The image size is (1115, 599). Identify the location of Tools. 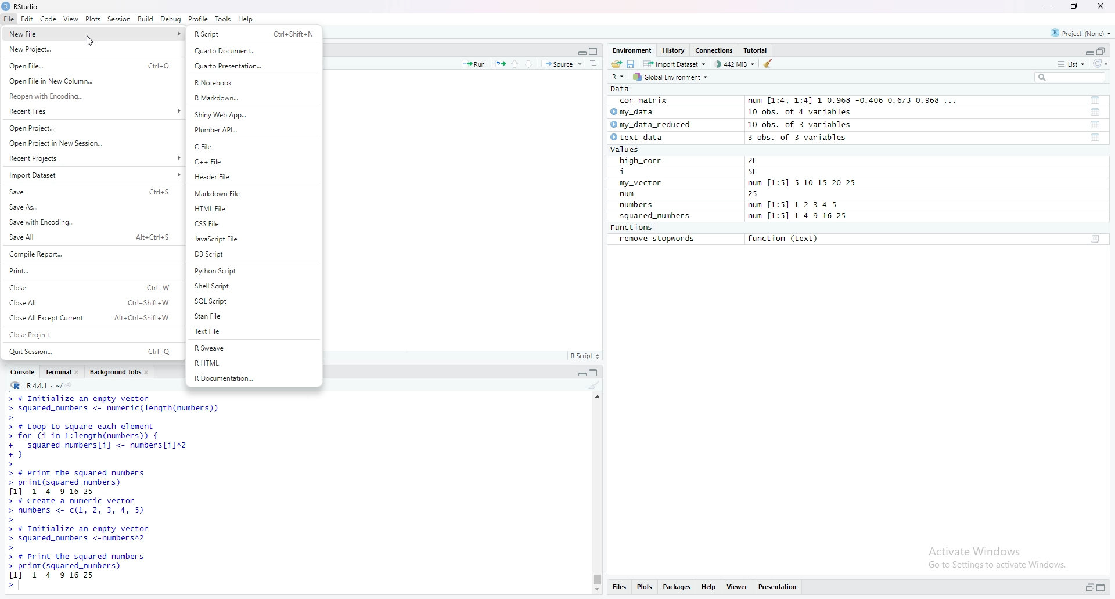
(222, 19).